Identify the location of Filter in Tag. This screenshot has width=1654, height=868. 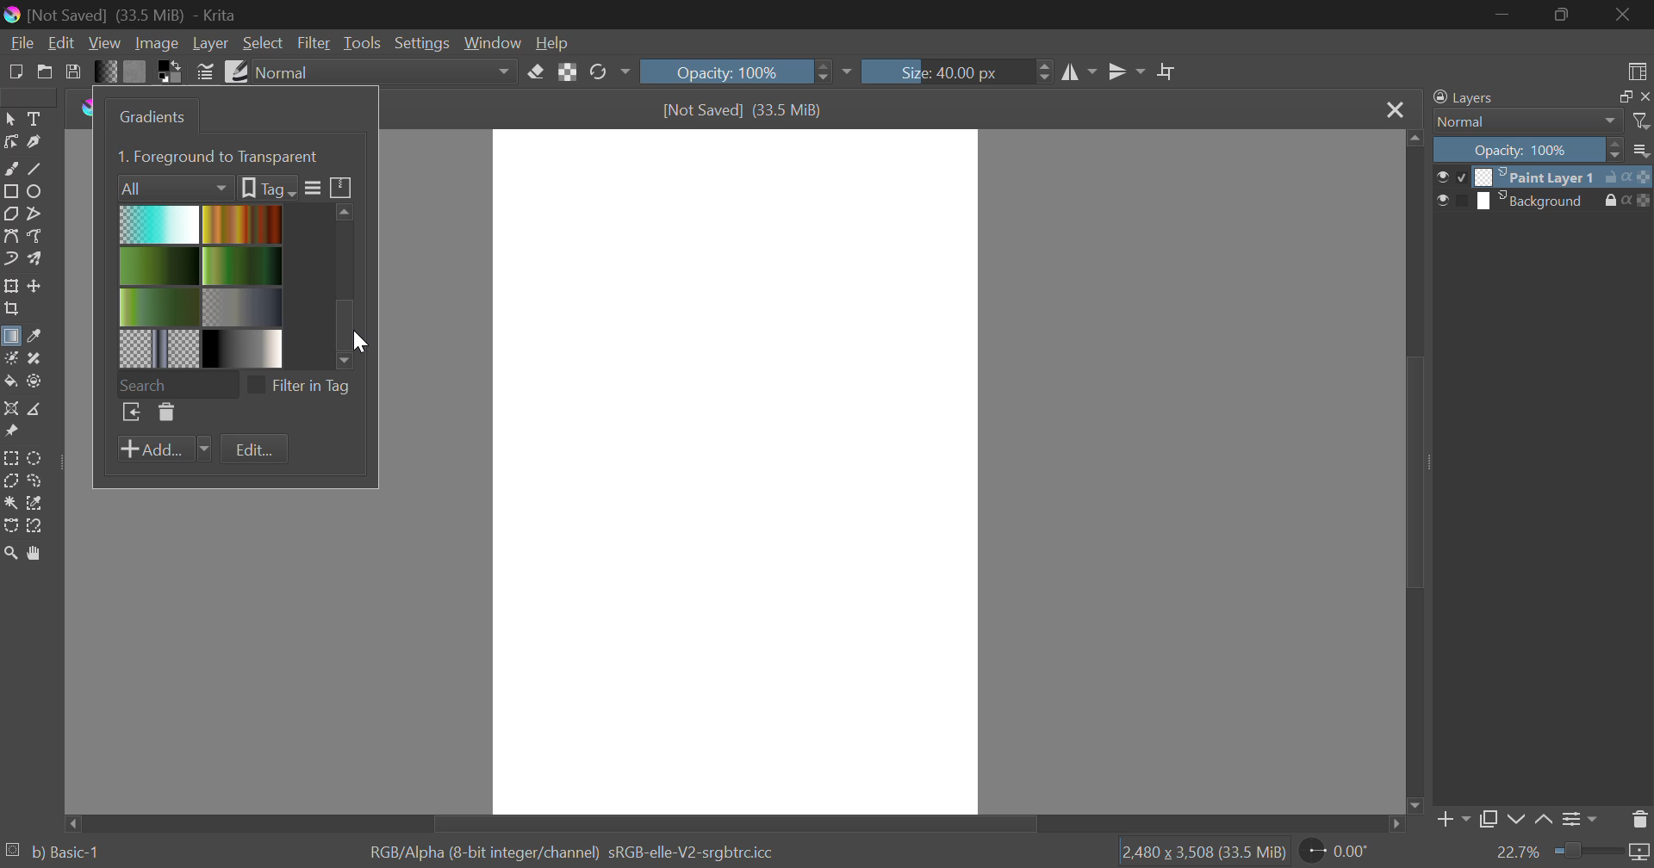
(304, 384).